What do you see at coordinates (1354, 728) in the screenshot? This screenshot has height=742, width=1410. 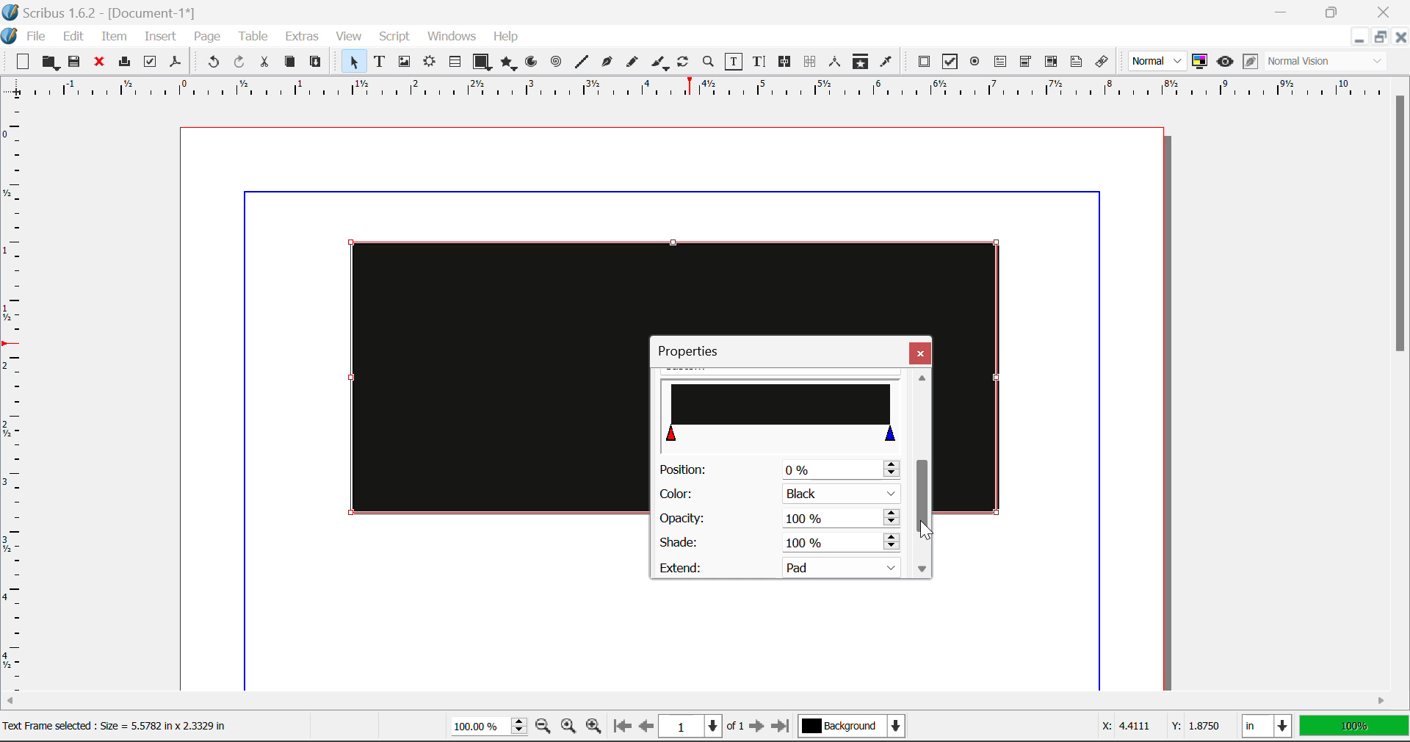 I see `Display Measurement` at bounding box center [1354, 728].